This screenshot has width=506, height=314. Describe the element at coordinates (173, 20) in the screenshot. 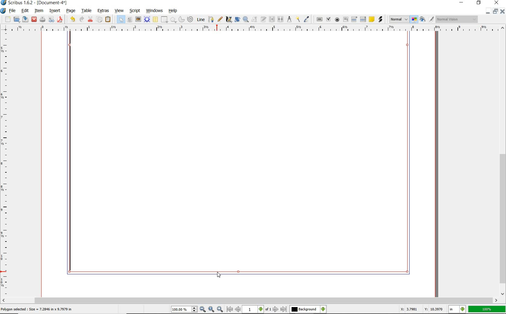

I see `polygon` at that location.